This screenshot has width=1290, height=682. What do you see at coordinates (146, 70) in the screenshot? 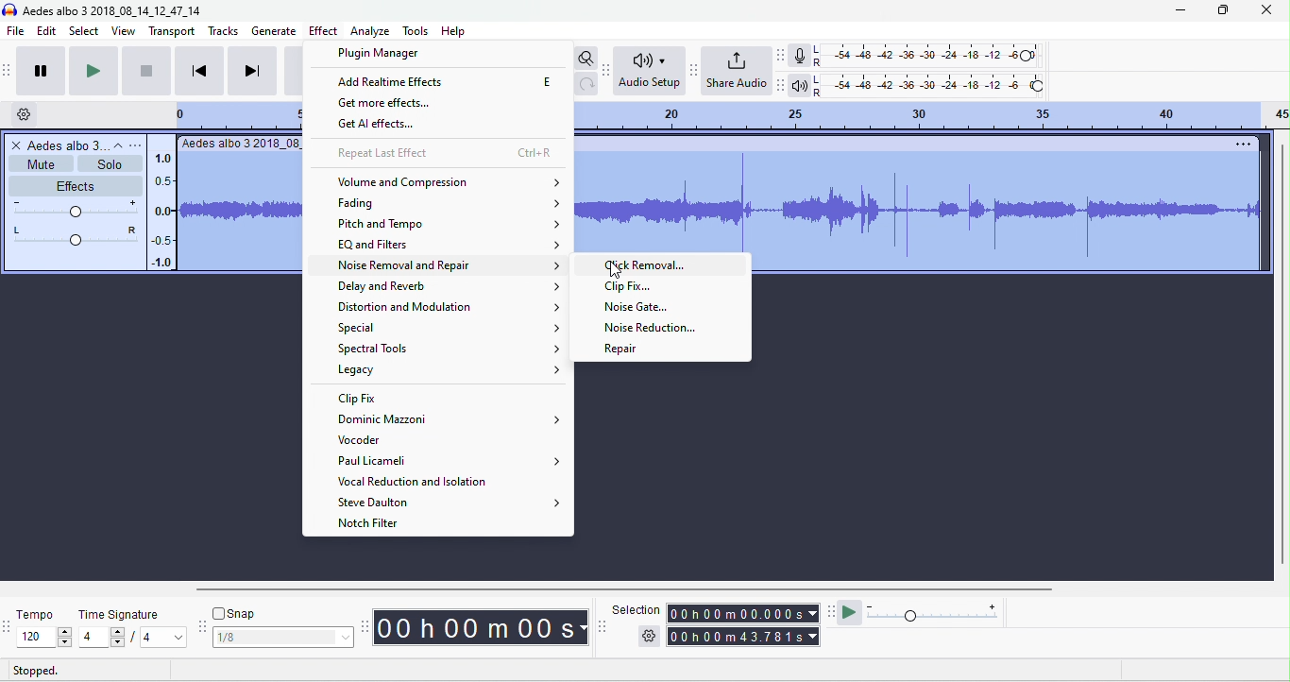
I see `stop` at bounding box center [146, 70].